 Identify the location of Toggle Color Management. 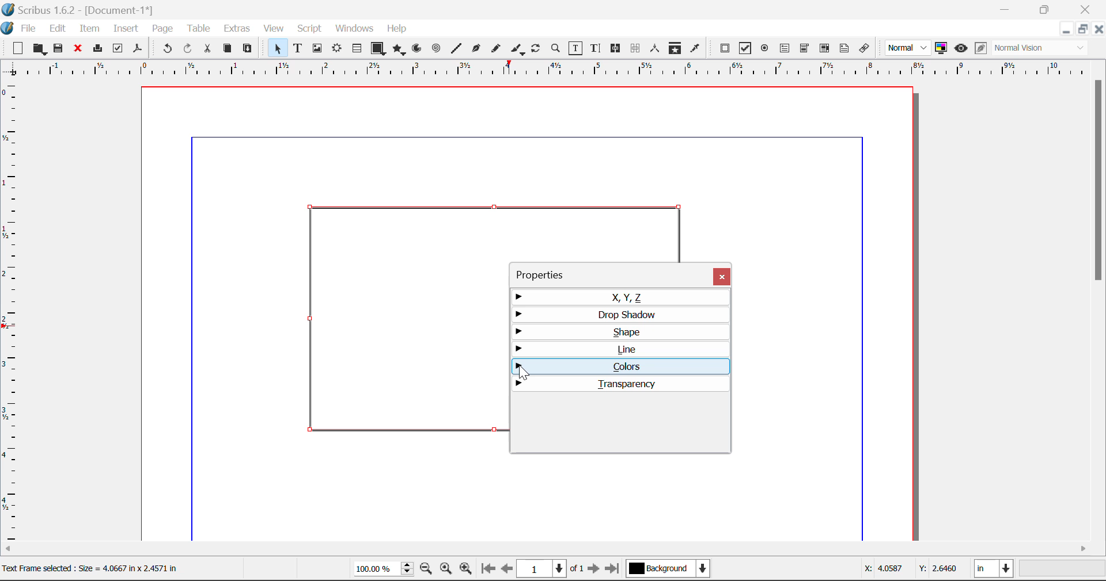
(942, 49).